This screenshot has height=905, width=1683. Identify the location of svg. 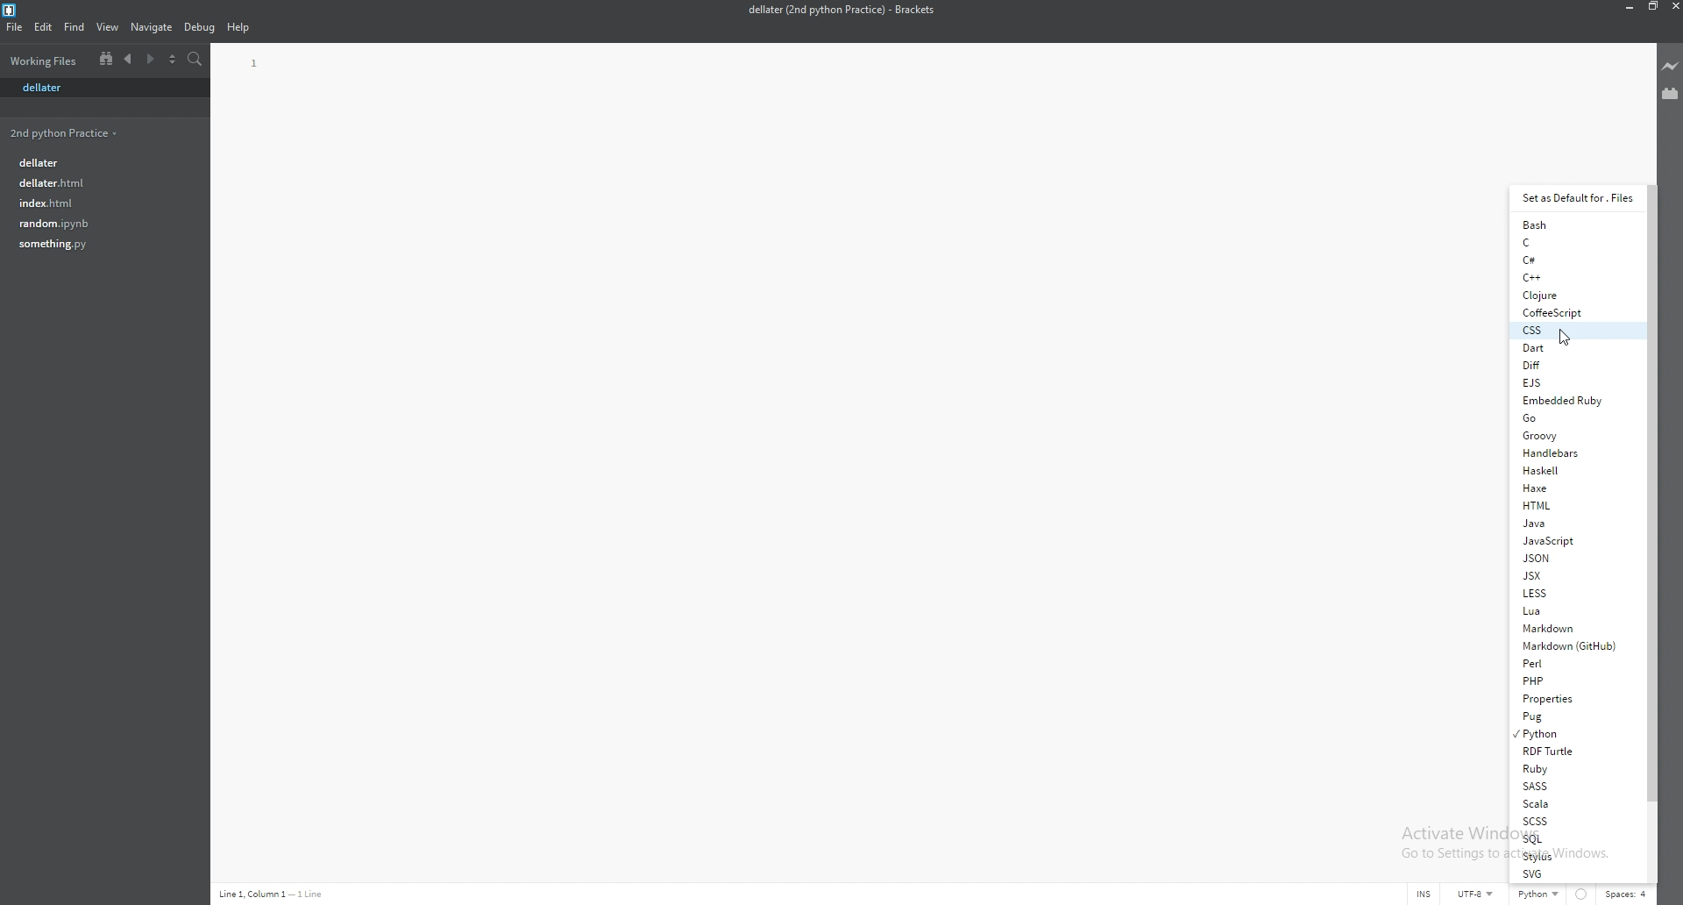
(1574, 874).